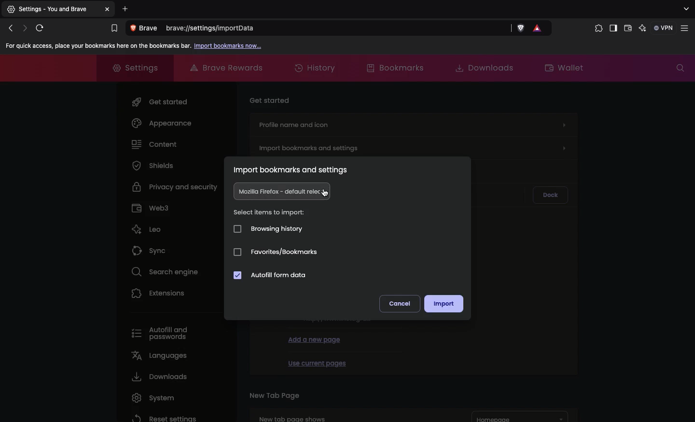  What do you see at coordinates (125, 9) in the screenshot?
I see `Add new tab` at bounding box center [125, 9].